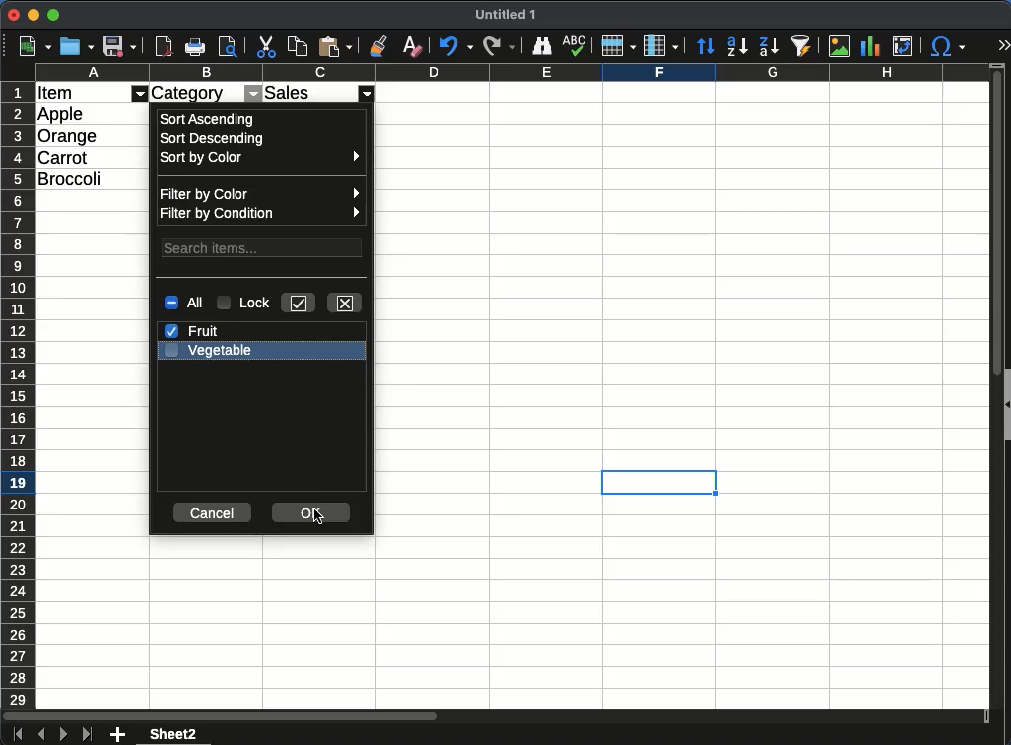 The width and height of the screenshot is (1011, 745). What do you see at coordinates (309, 513) in the screenshot?
I see `ok` at bounding box center [309, 513].